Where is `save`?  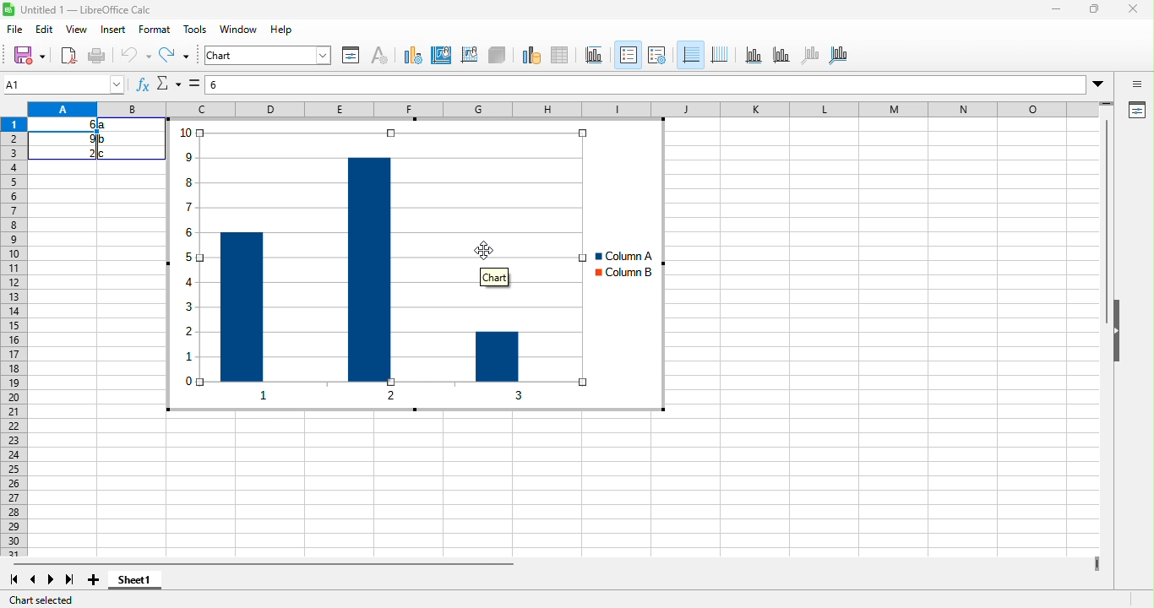
save is located at coordinates (30, 57).